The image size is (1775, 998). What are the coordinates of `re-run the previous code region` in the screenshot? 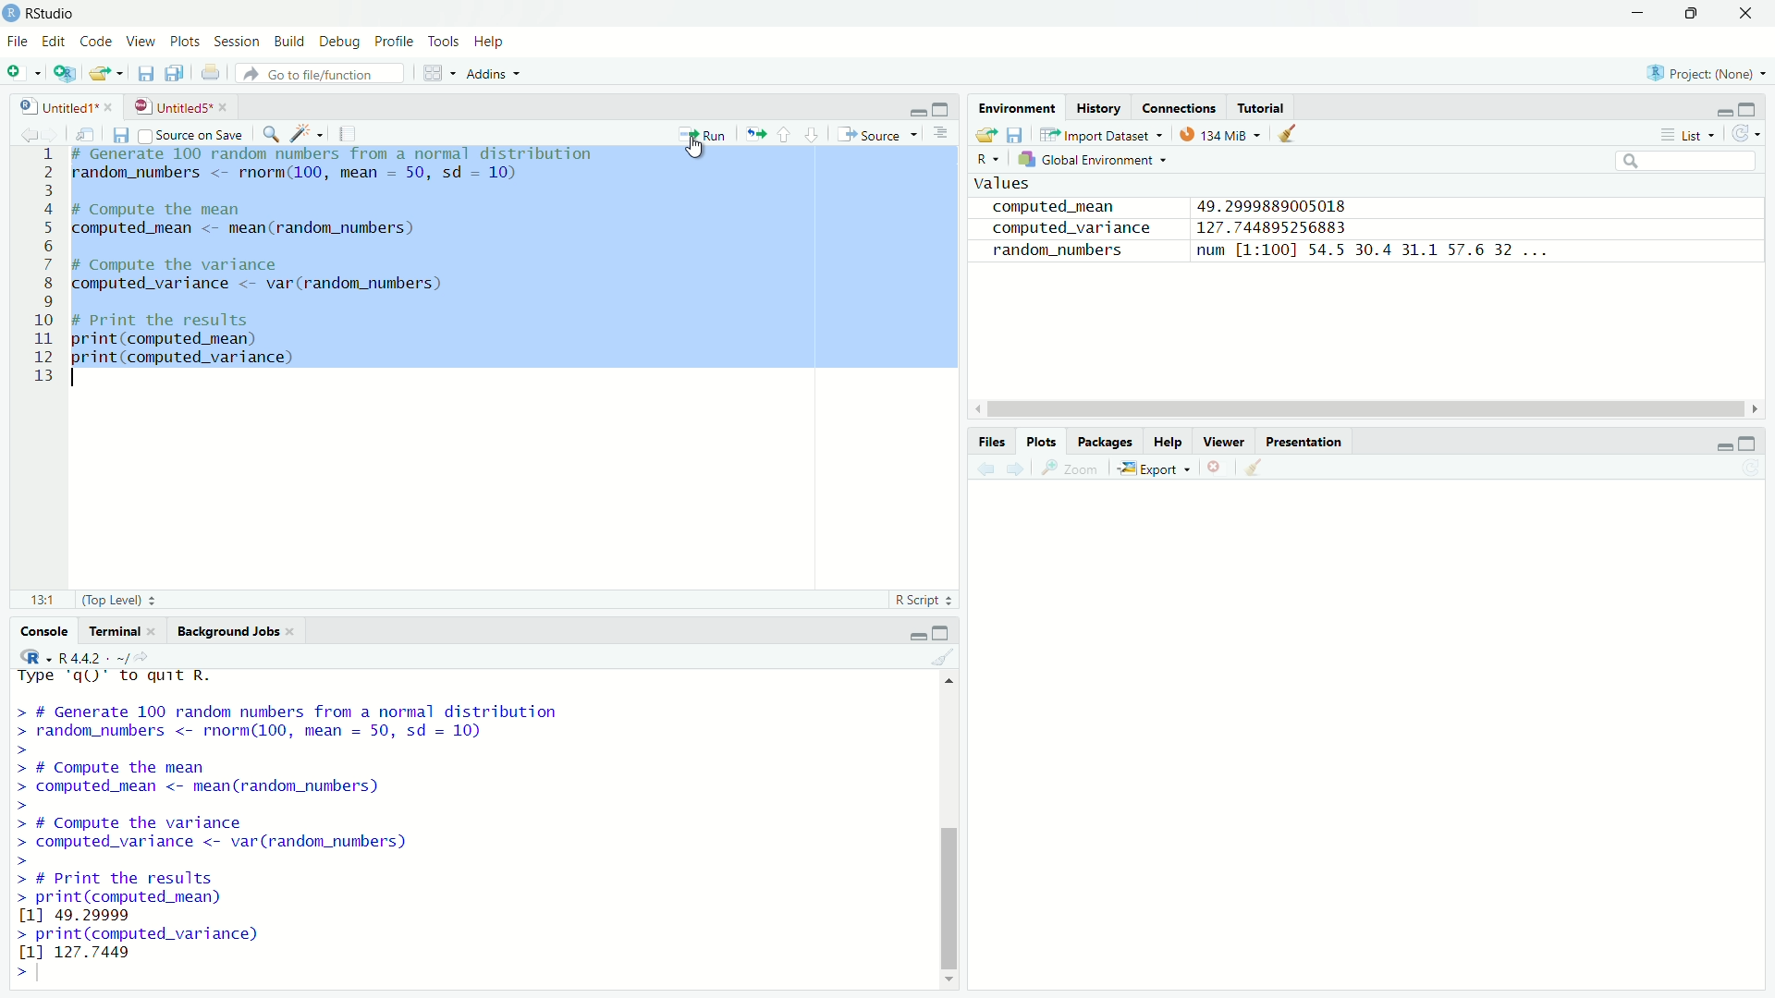 It's located at (753, 135).